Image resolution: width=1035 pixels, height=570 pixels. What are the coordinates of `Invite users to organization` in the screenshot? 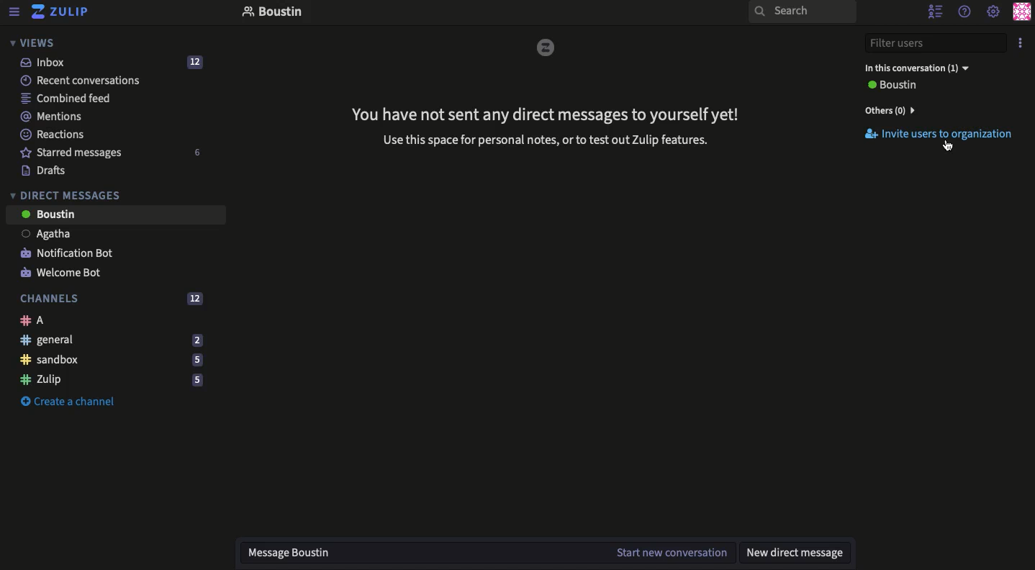 It's located at (931, 135).